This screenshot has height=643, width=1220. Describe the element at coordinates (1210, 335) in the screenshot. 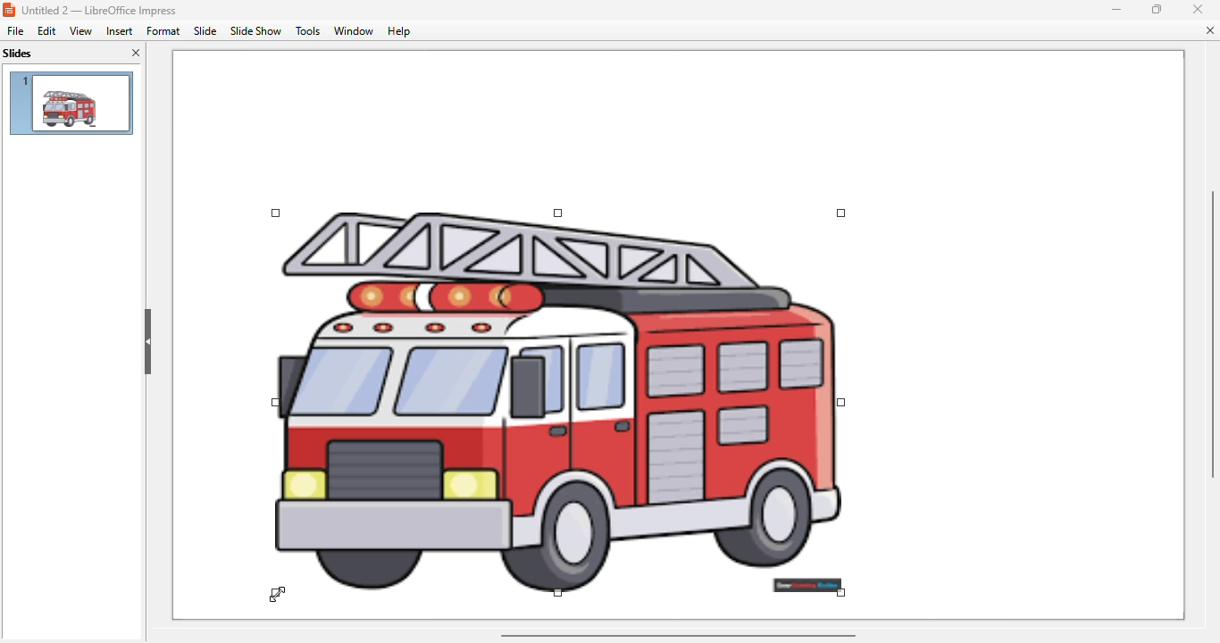

I see `vertical scroll bar` at that location.